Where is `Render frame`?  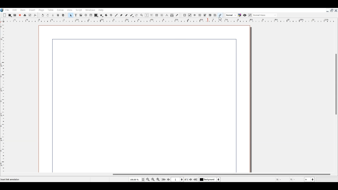
Render frame is located at coordinates (86, 15).